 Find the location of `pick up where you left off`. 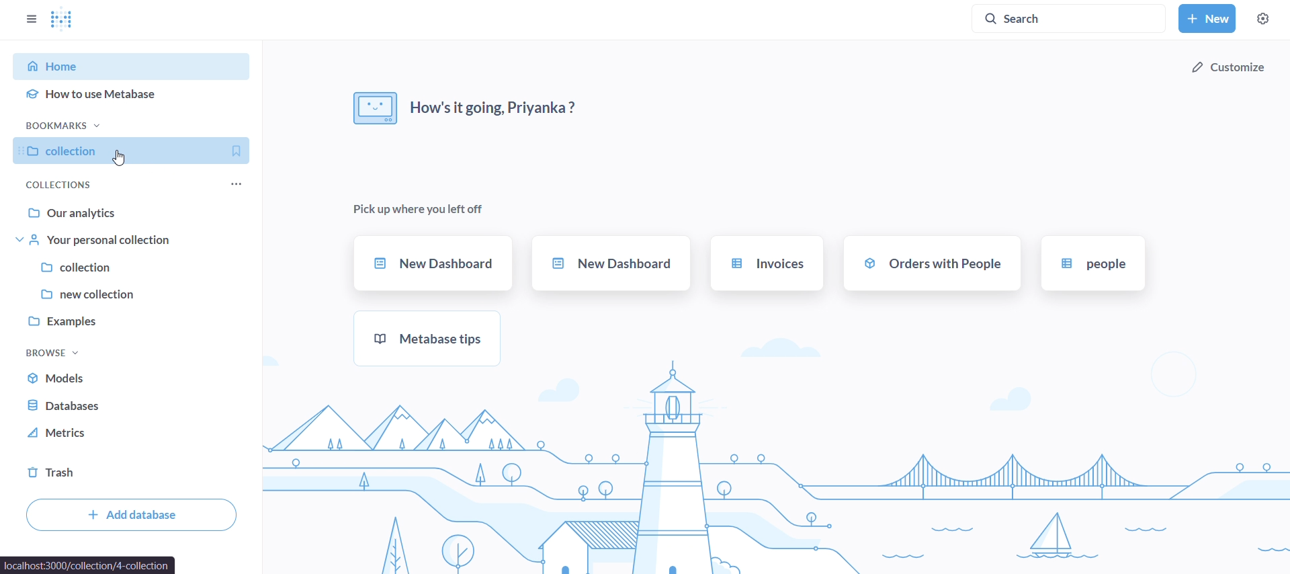

pick up where you left off is located at coordinates (424, 212).